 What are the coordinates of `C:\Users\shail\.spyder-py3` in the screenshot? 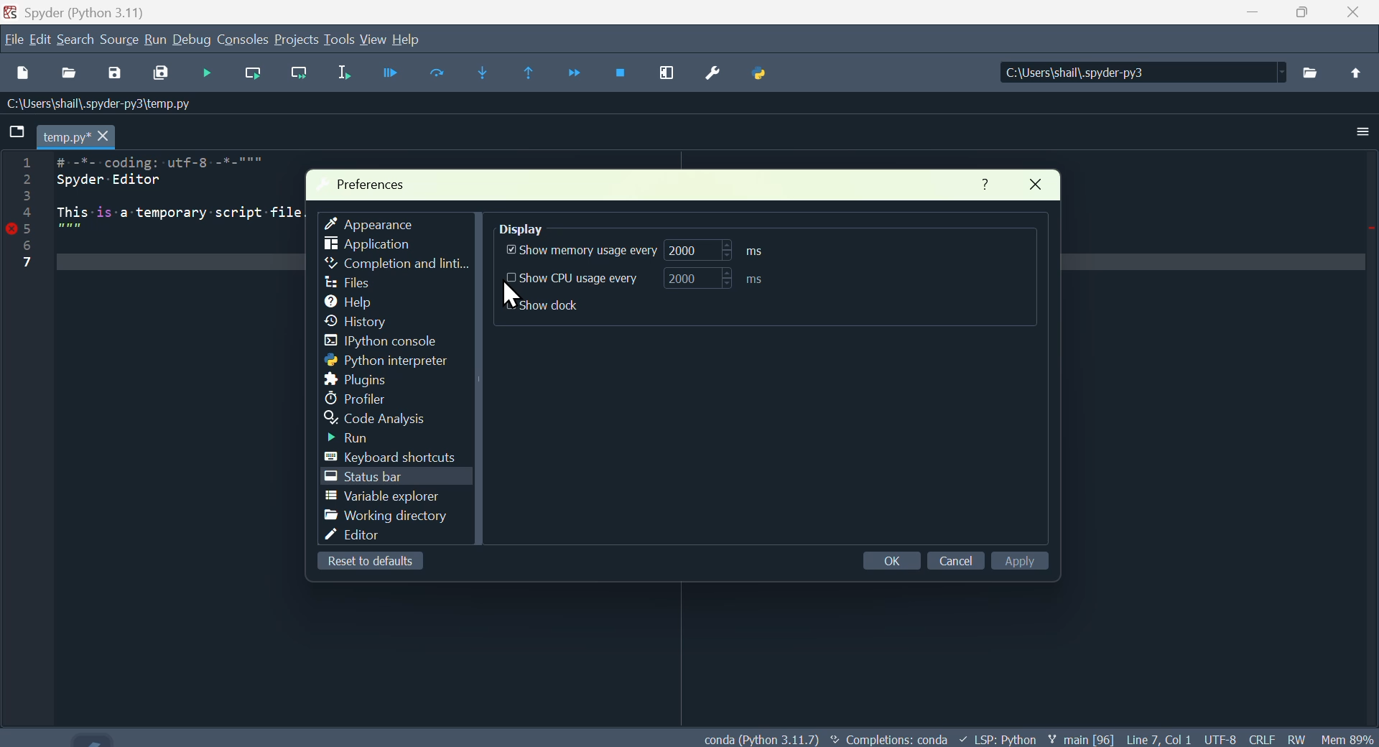 It's located at (1128, 73).